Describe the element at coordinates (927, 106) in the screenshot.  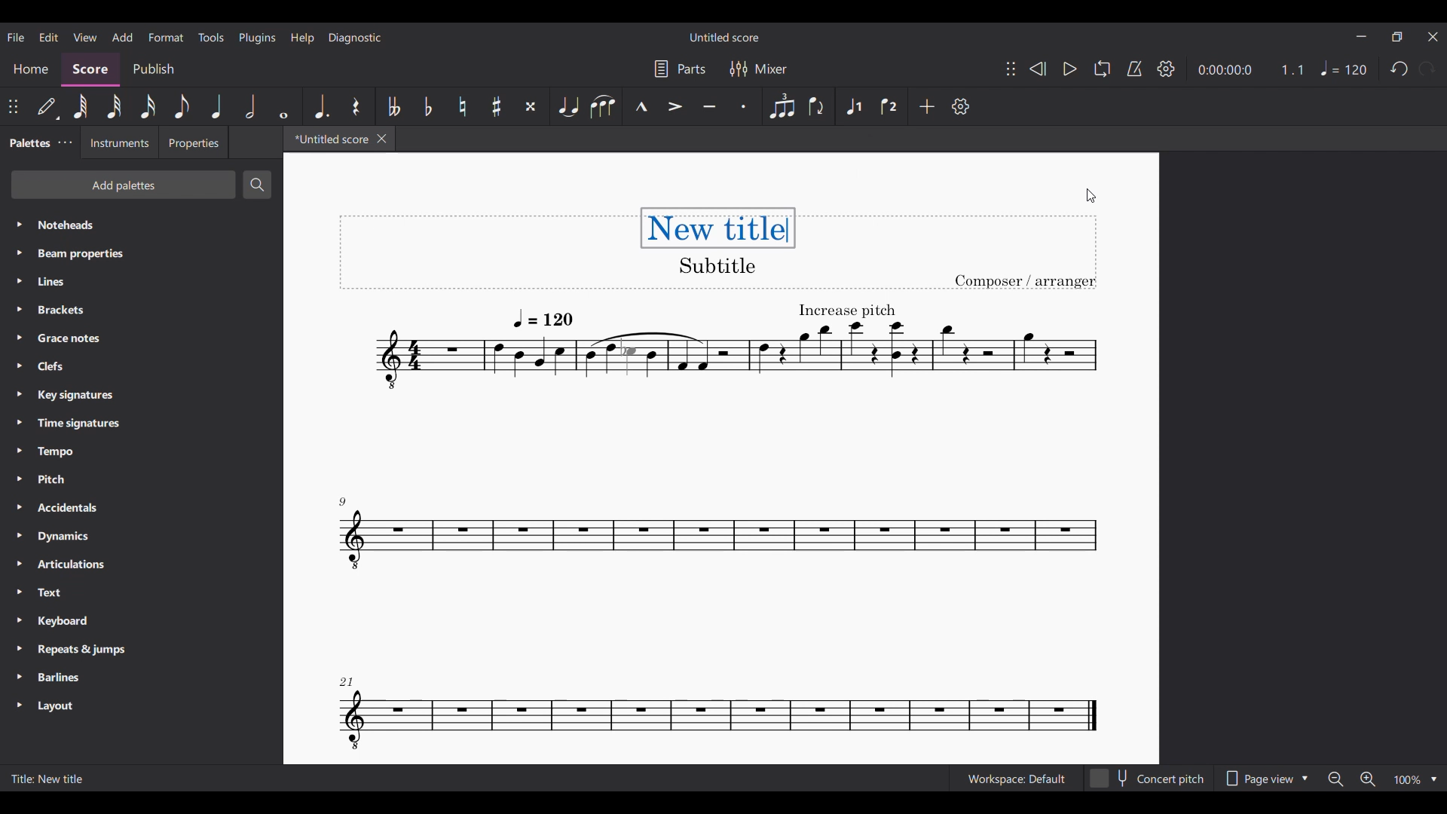
I see `Add` at that location.